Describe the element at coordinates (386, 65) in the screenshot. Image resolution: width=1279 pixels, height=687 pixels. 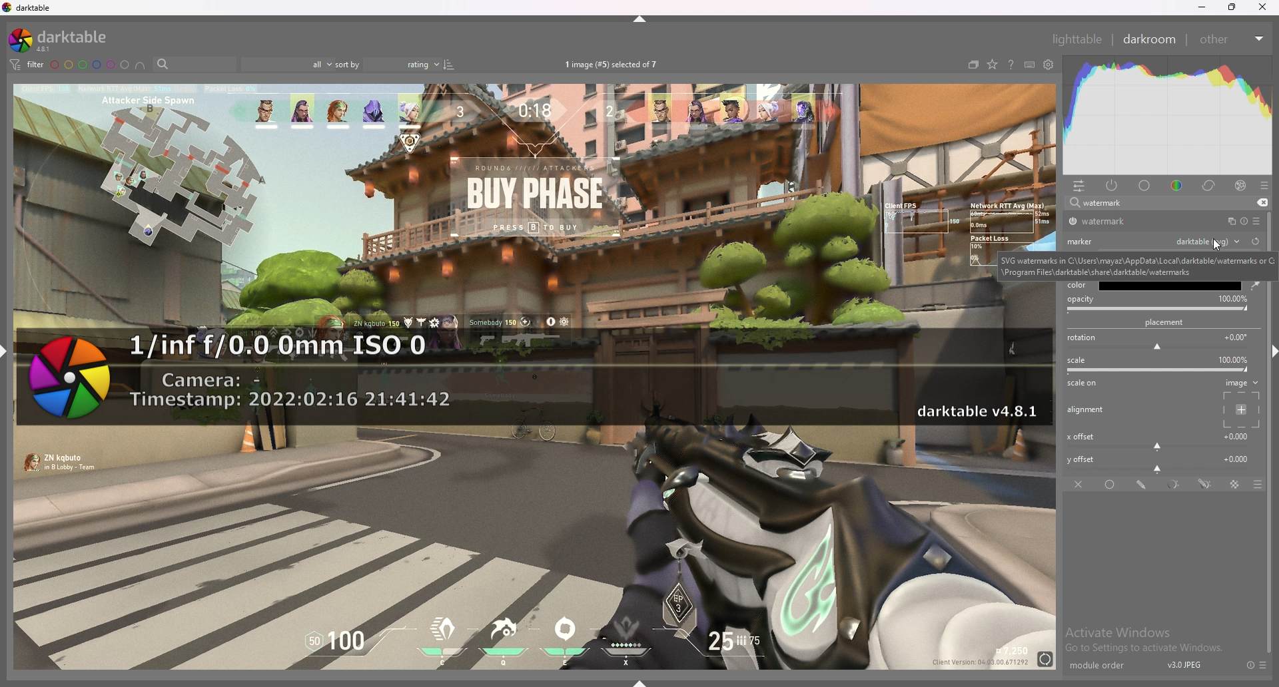
I see `sort by` at that location.